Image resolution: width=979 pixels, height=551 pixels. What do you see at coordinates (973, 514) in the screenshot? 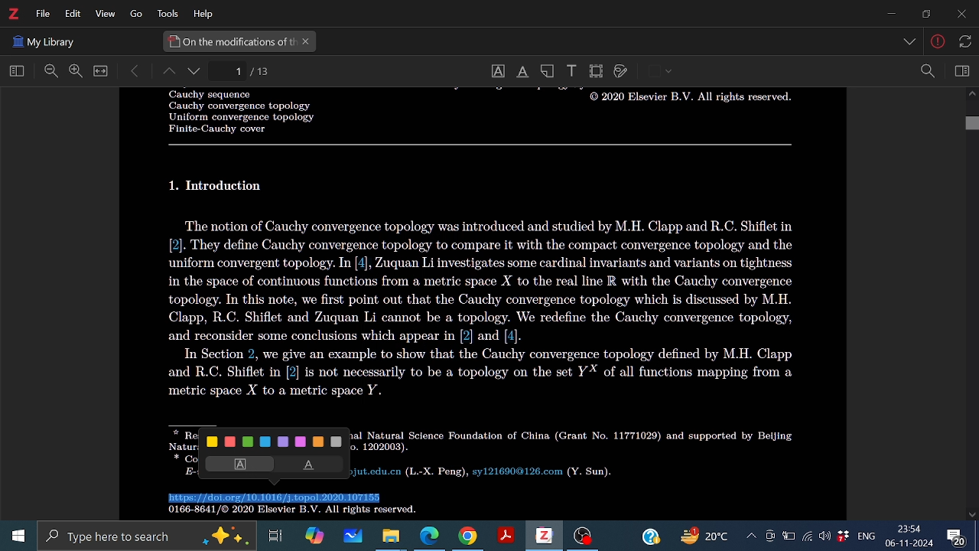
I see `Move down` at bounding box center [973, 514].